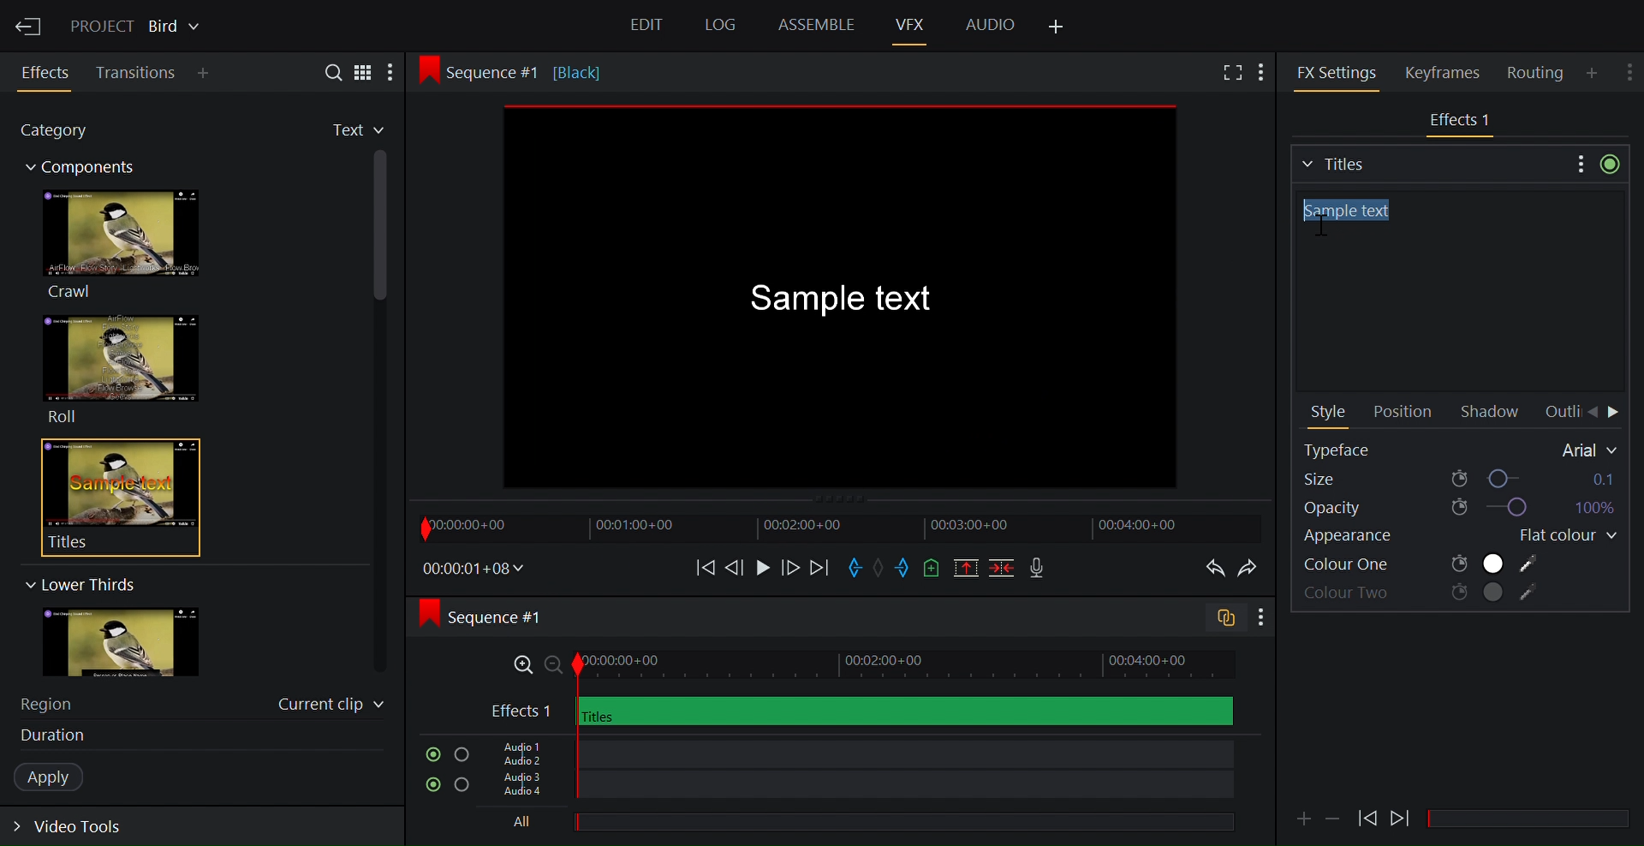 The width and height of the screenshot is (1644, 846). Describe the element at coordinates (56, 702) in the screenshot. I see `Region` at that location.